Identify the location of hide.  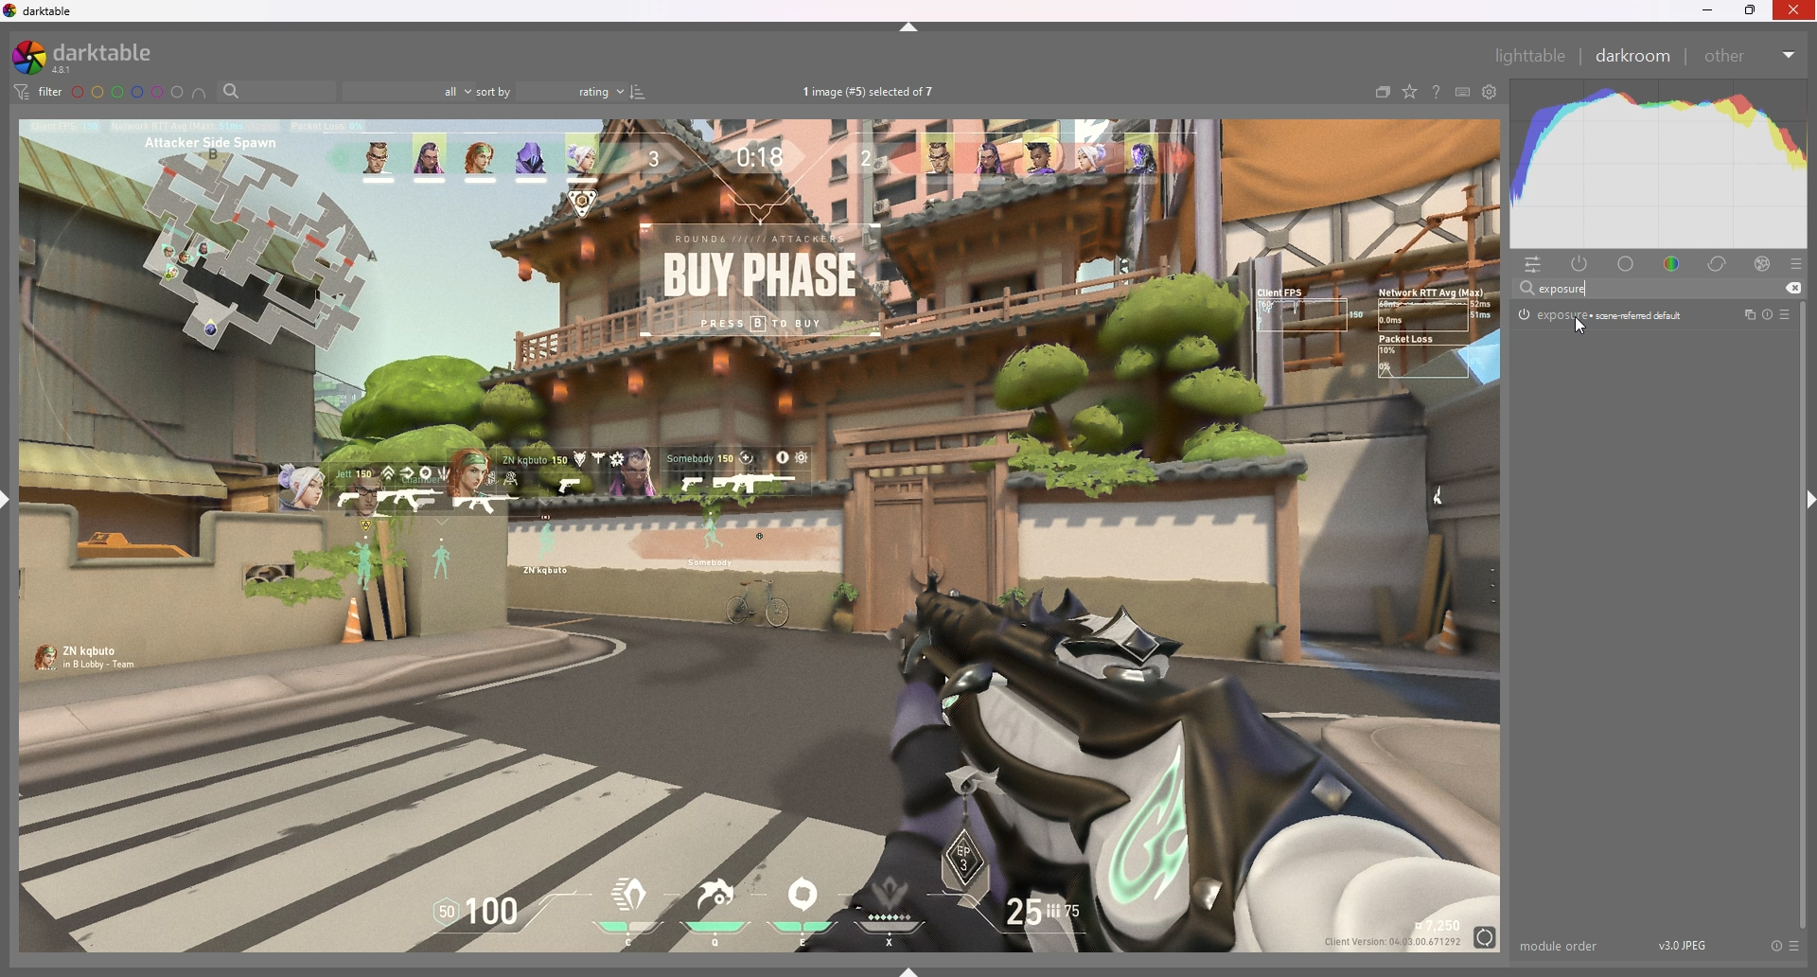
(909, 27).